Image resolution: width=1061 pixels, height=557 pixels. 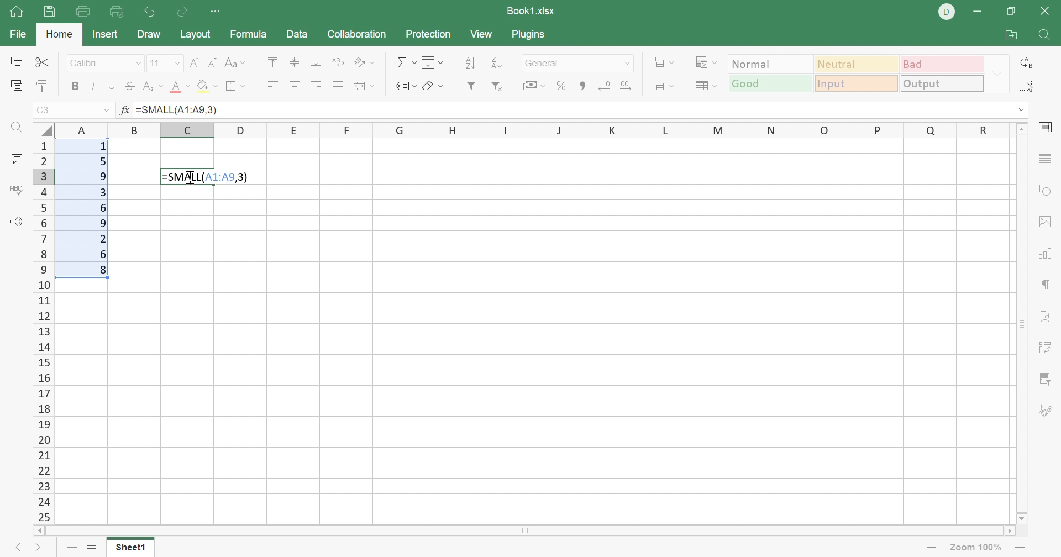 What do you see at coordinates (271, 61) in the screenshot?
I see `Align top` at bounding box center [271, 61].